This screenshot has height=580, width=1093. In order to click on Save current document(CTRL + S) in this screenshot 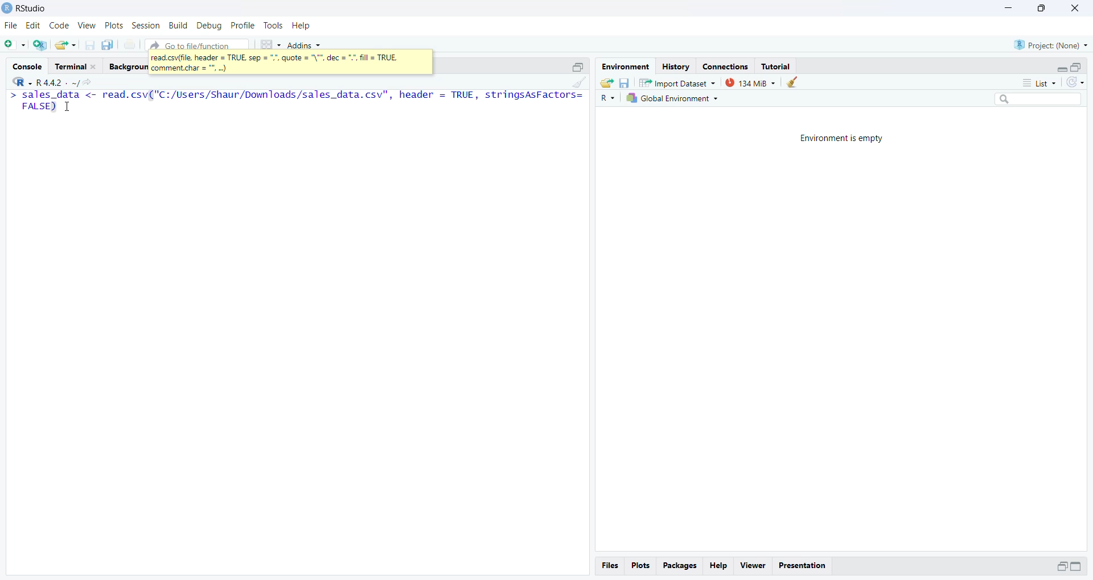, I will do `click(89, 46)`.